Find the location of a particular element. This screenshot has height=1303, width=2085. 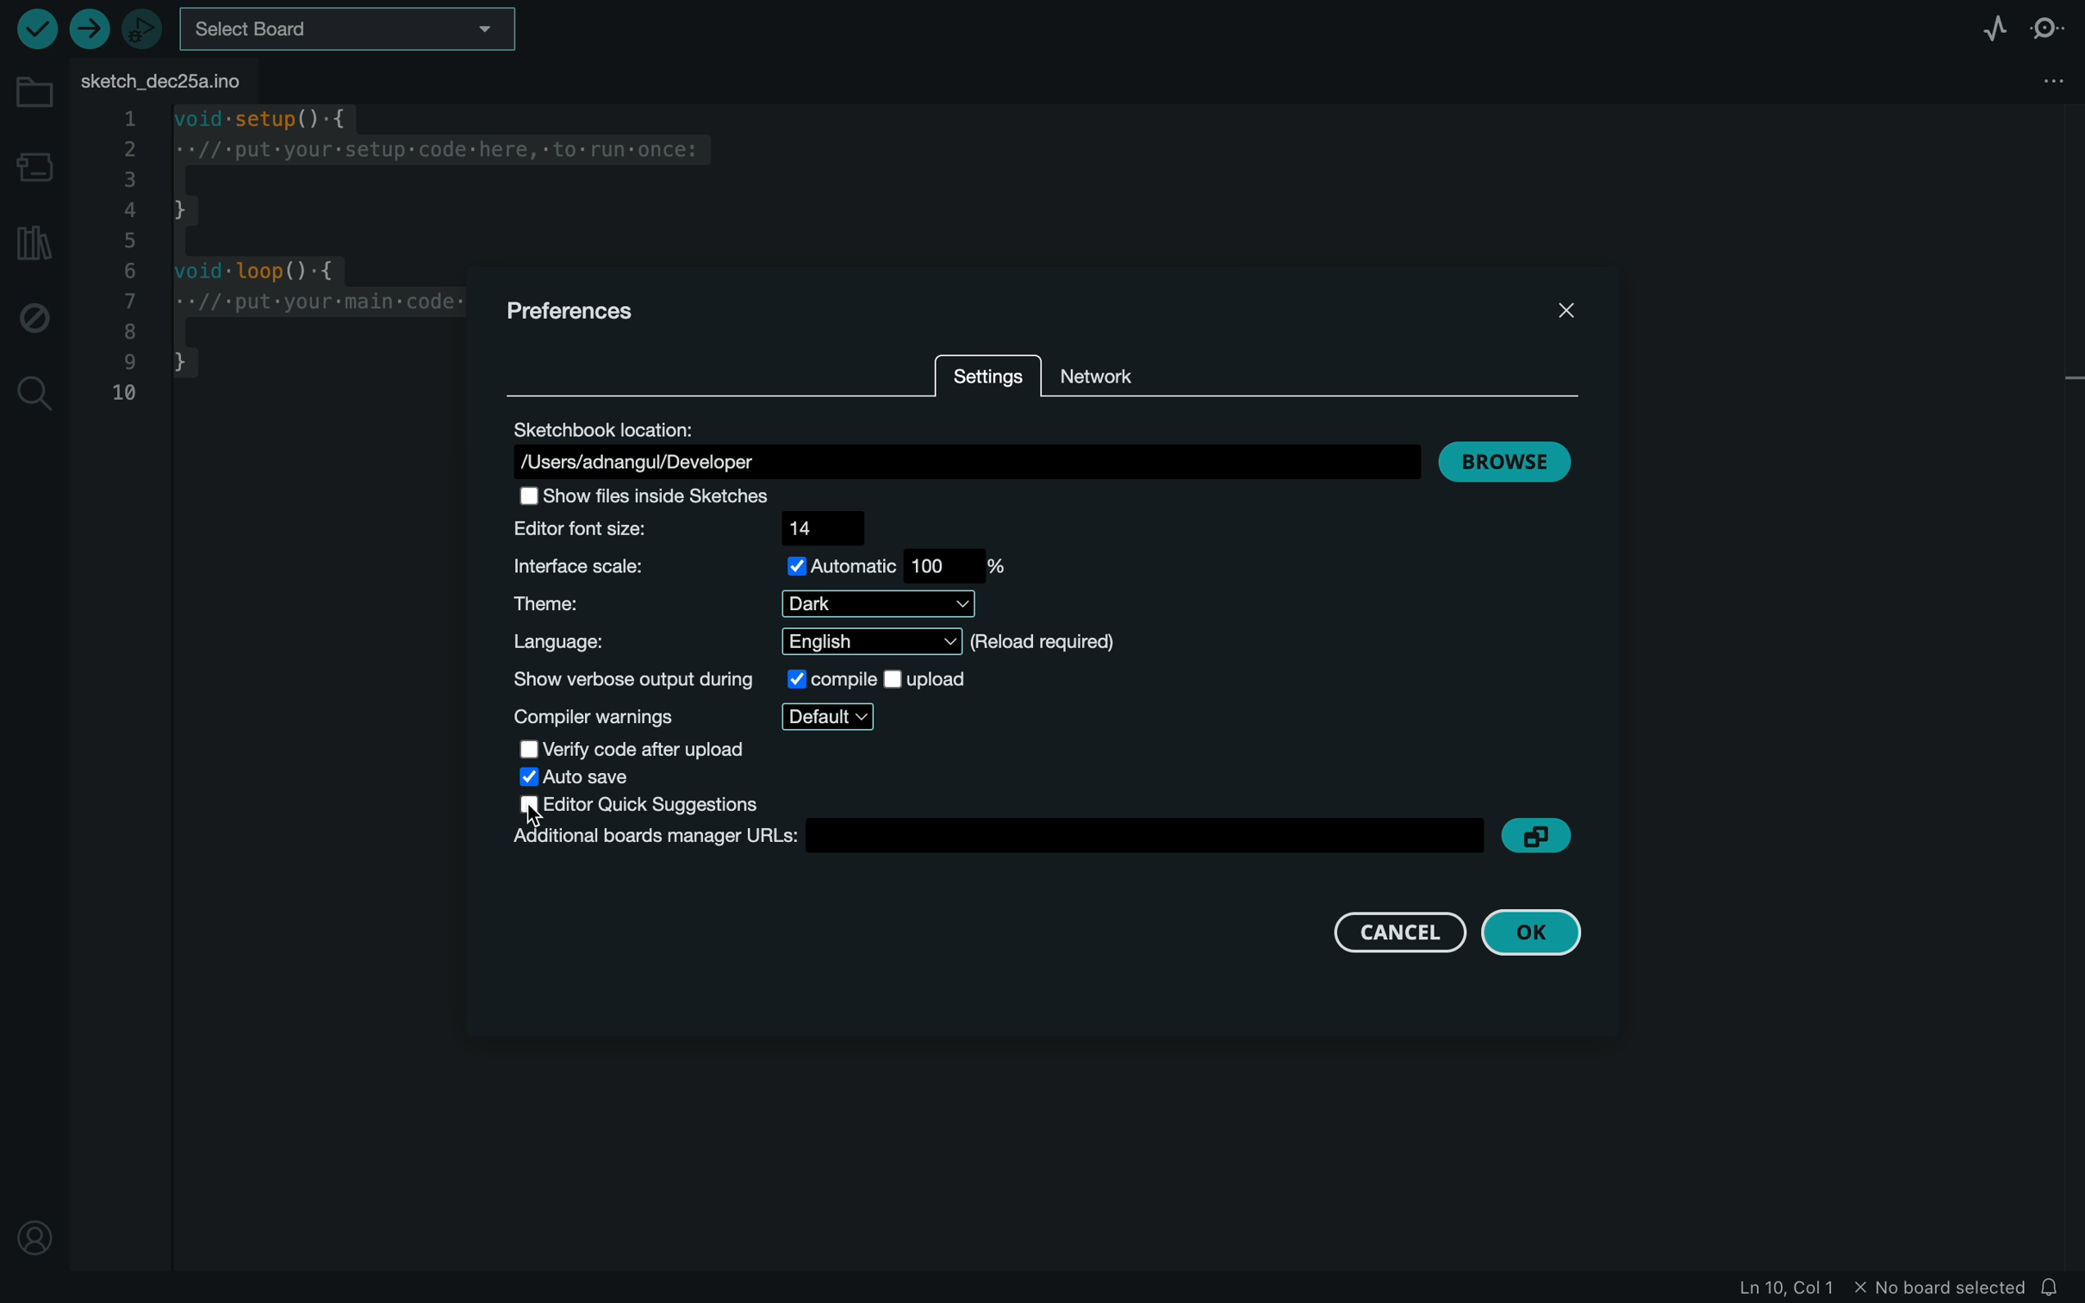

verify  code is located at coordinates (637, 748).